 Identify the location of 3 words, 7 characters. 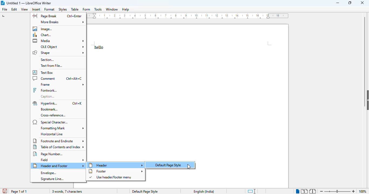
(66, 192).